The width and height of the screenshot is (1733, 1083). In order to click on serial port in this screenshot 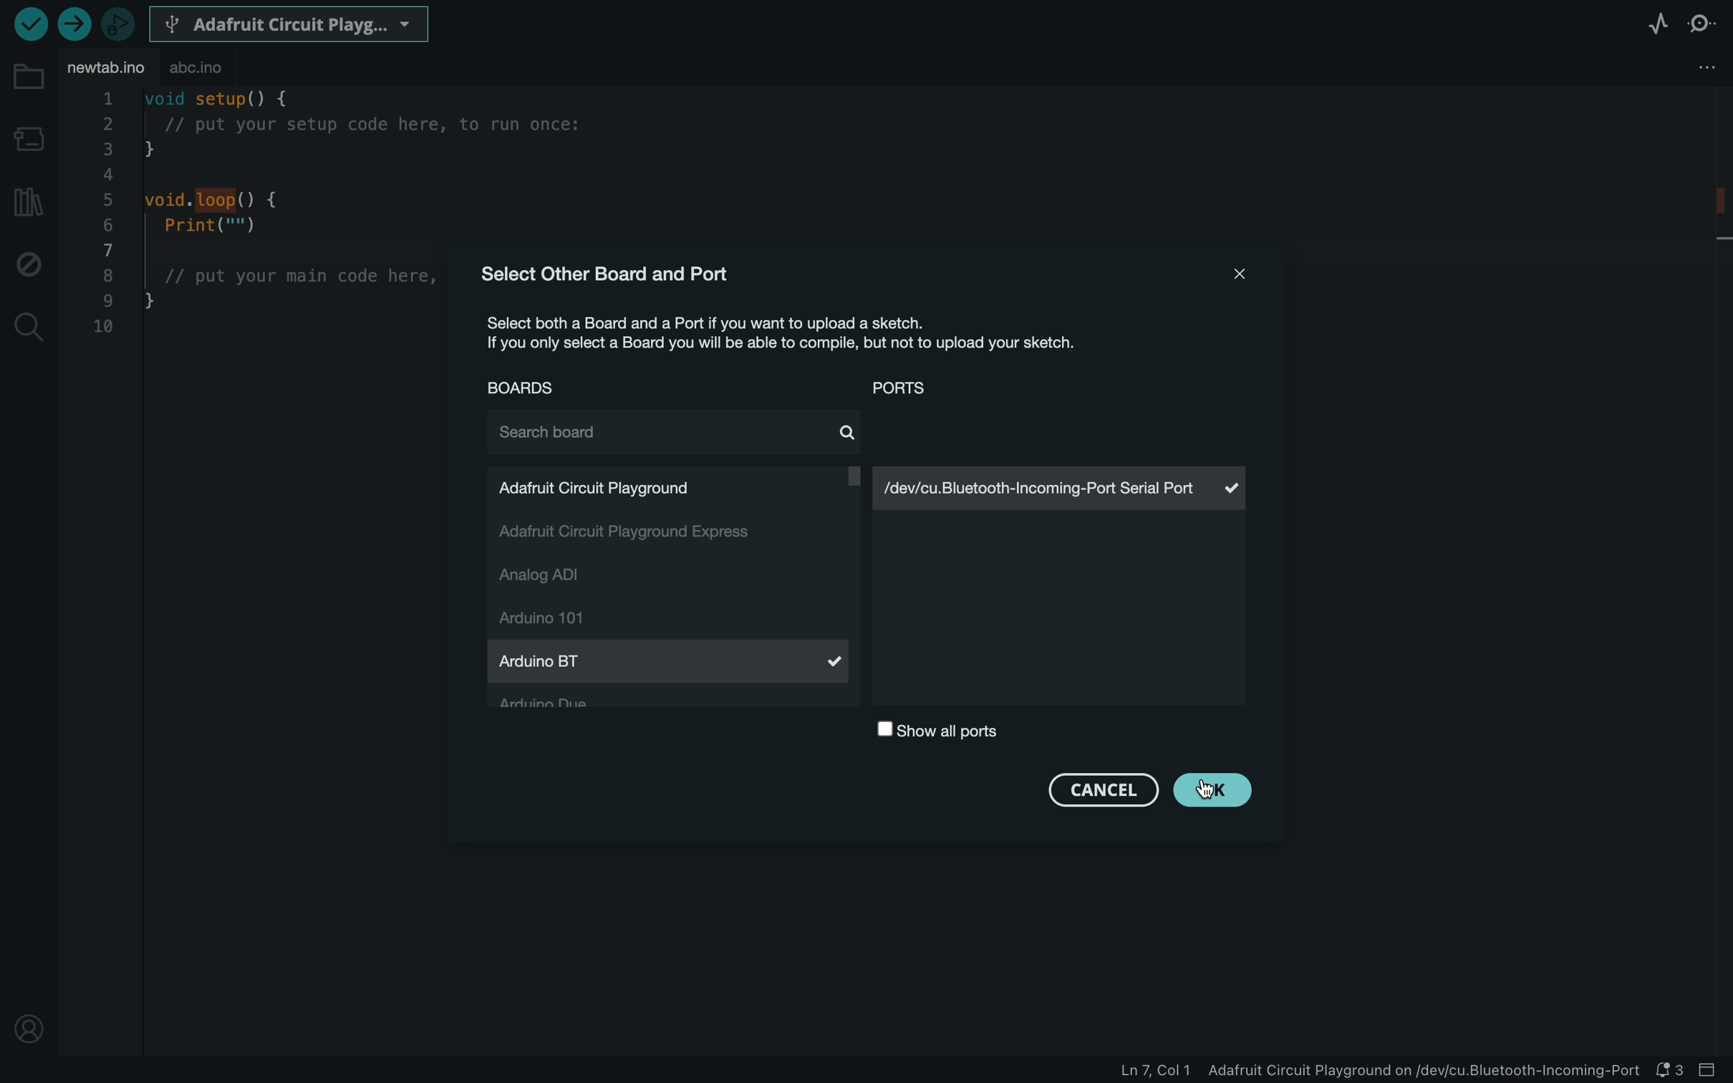, I will do `click(1063, 488)`.